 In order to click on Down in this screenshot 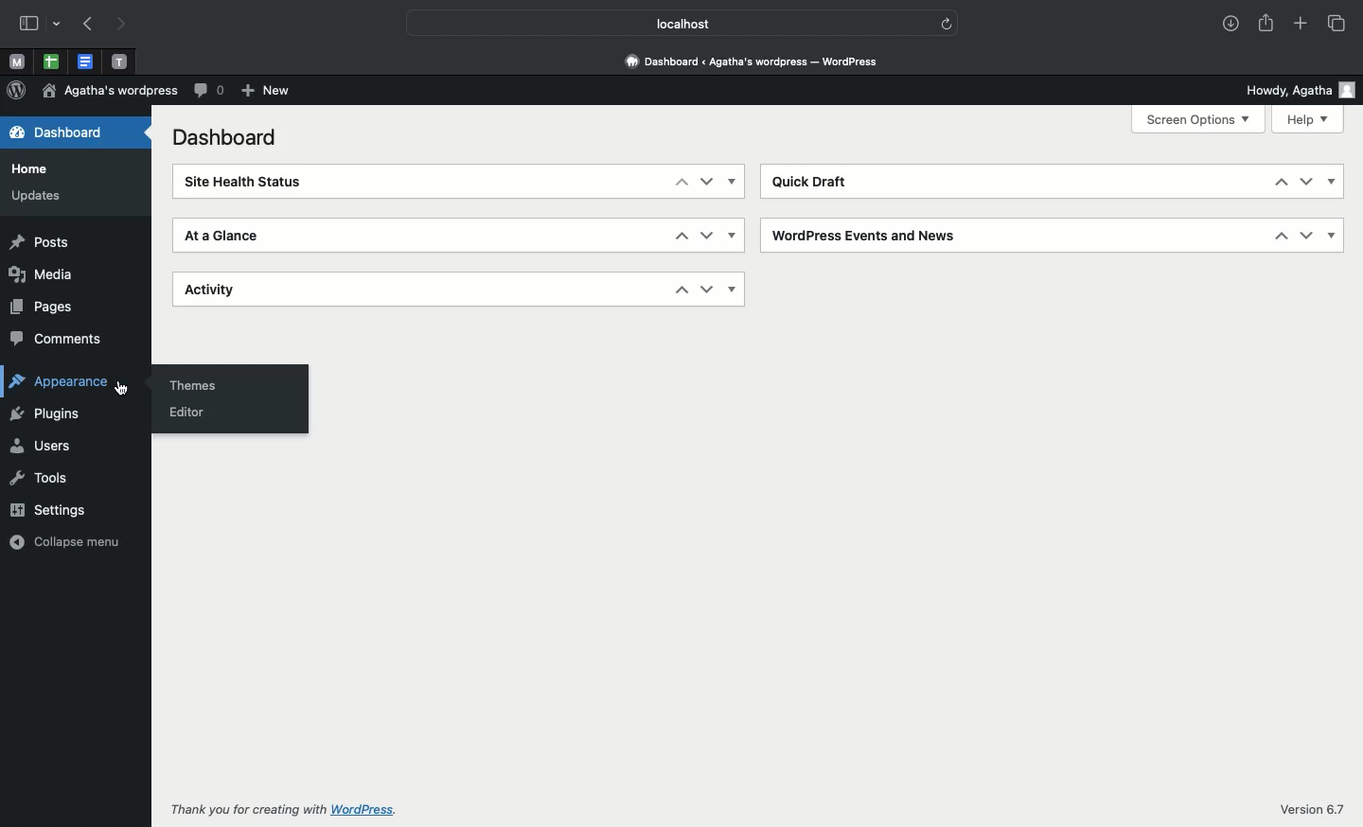, I will do `click(707, 291)`.